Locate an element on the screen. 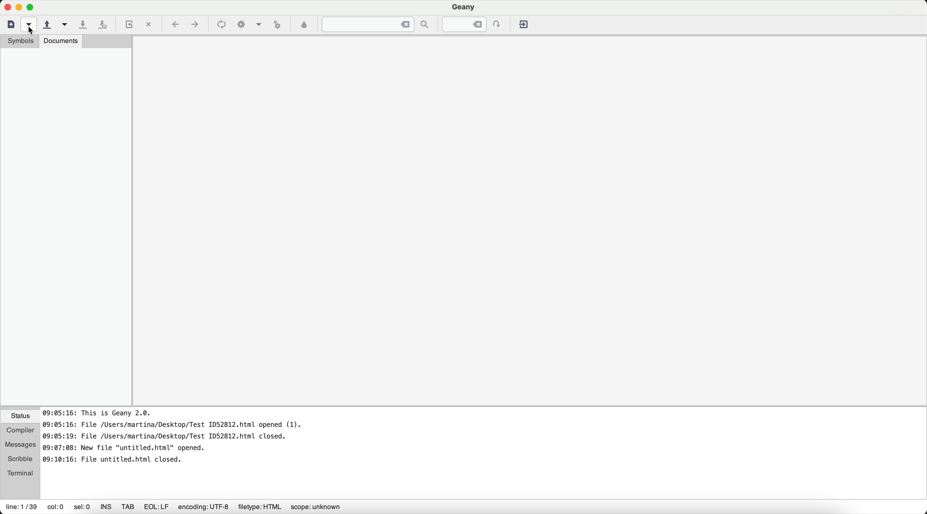 The image size is (927, 514). compile the current file is located at coordinates (221, 25).